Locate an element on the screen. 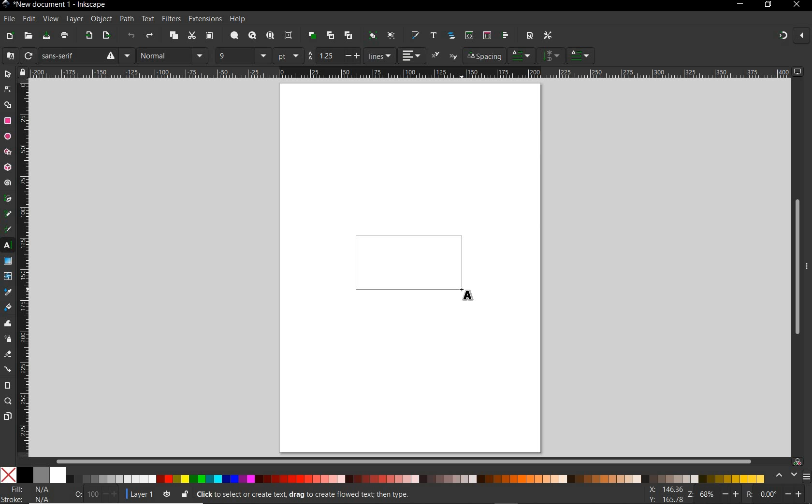  3d box tool is located at coordinates (8, 168).